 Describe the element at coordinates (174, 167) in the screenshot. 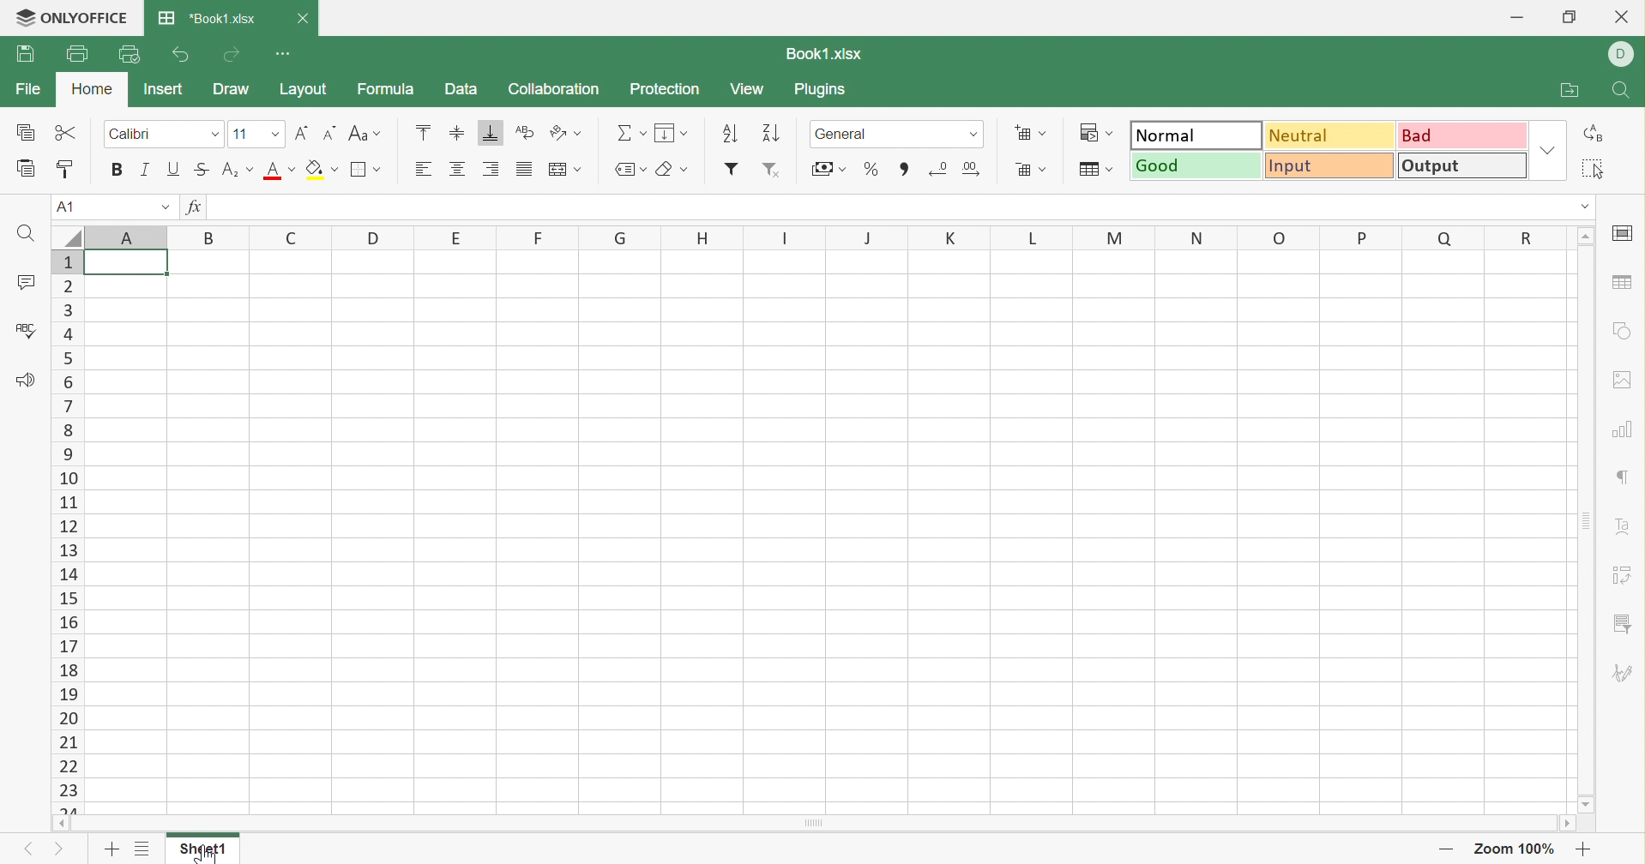

I see `Underline` at that location.